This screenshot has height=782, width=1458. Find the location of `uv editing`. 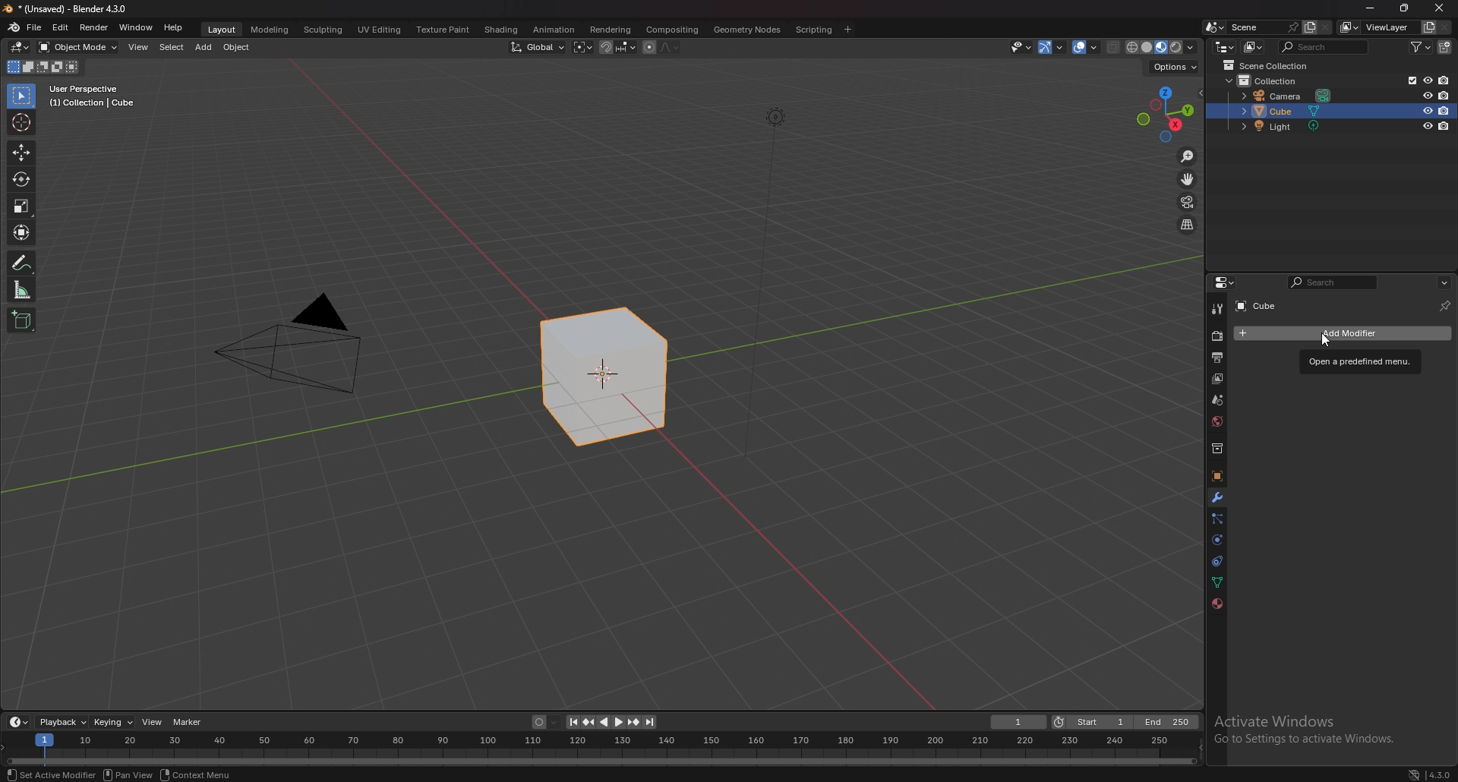

uv editing is located at coordinates (378, 29).